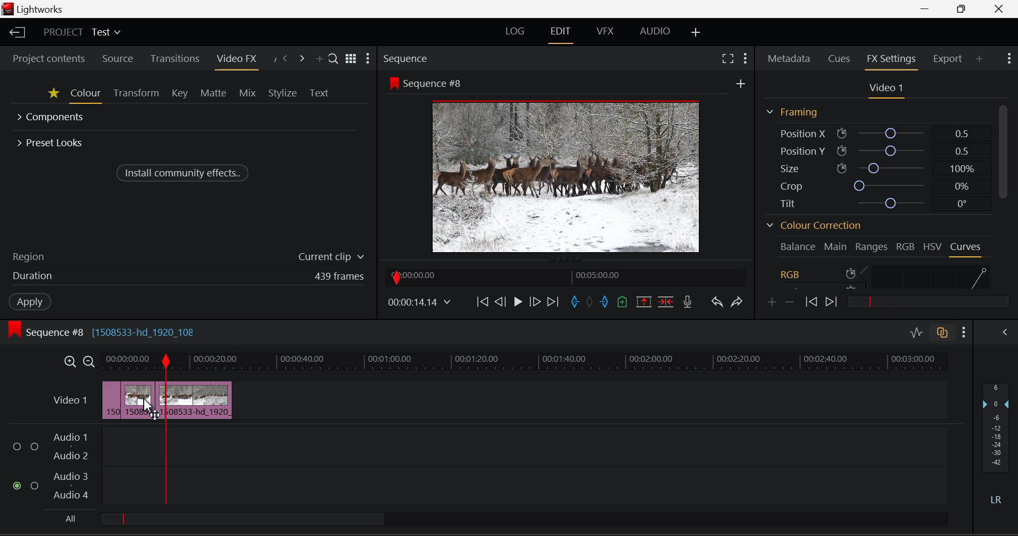 The image size is (1018, 536). I want to click on Show Settings, so click(369, 59).